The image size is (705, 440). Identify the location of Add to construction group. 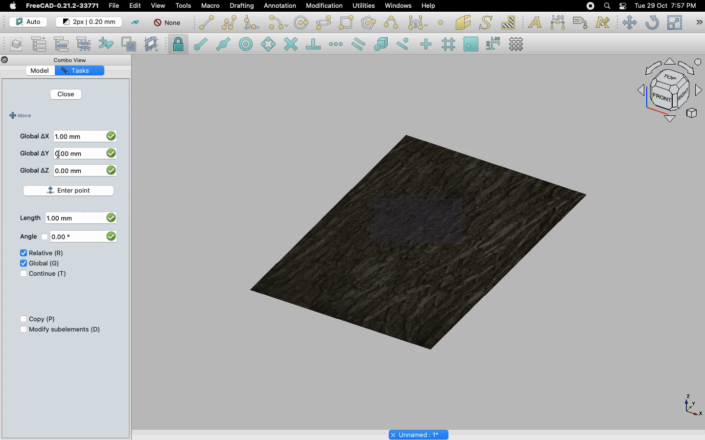
(107, 43).